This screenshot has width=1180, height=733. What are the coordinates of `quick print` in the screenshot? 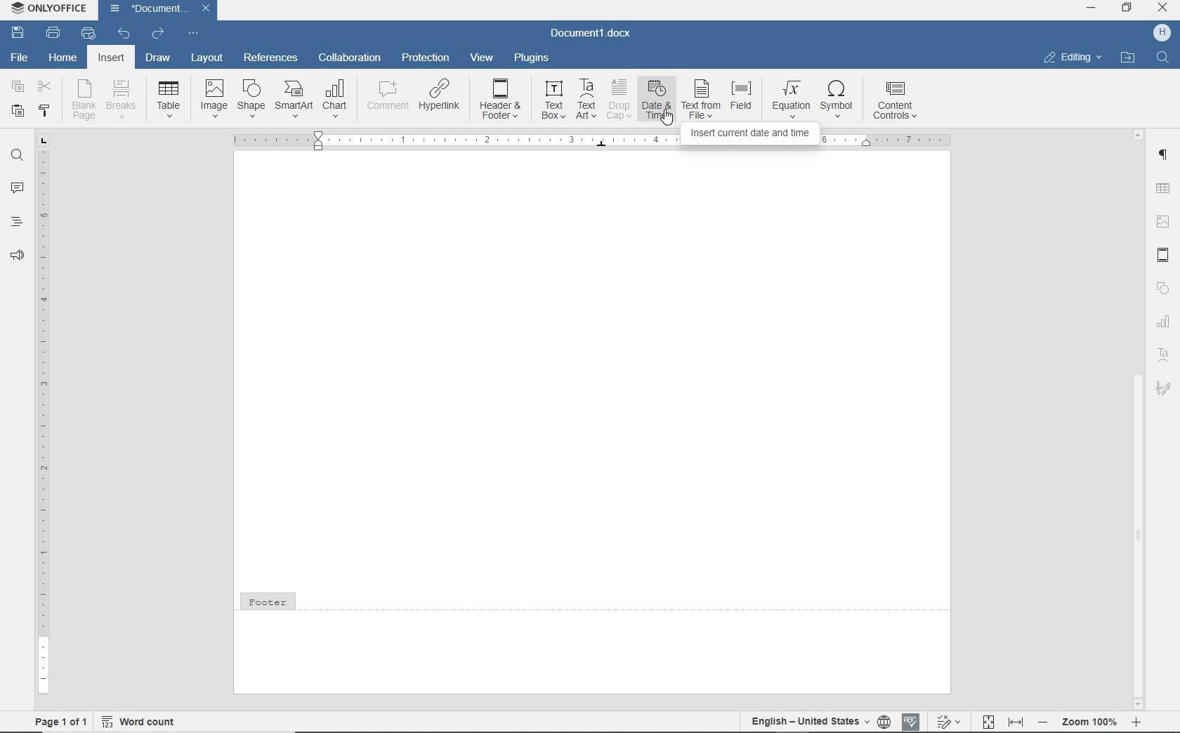 It's located at (89, 34).